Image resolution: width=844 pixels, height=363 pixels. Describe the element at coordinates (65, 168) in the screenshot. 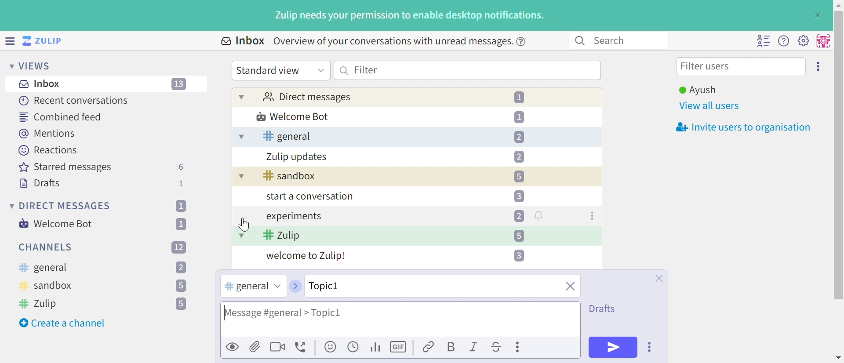

I see `Starred messages` at that location.